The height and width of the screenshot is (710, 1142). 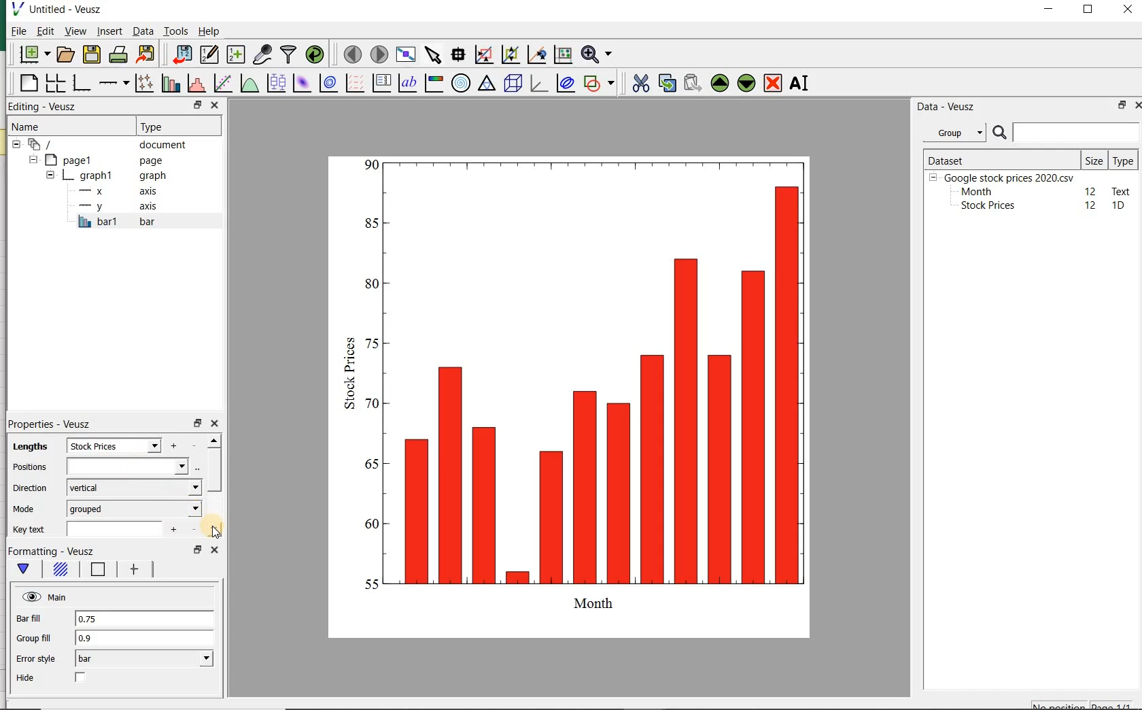 I want to click on Y, so click(x=114, y=445).